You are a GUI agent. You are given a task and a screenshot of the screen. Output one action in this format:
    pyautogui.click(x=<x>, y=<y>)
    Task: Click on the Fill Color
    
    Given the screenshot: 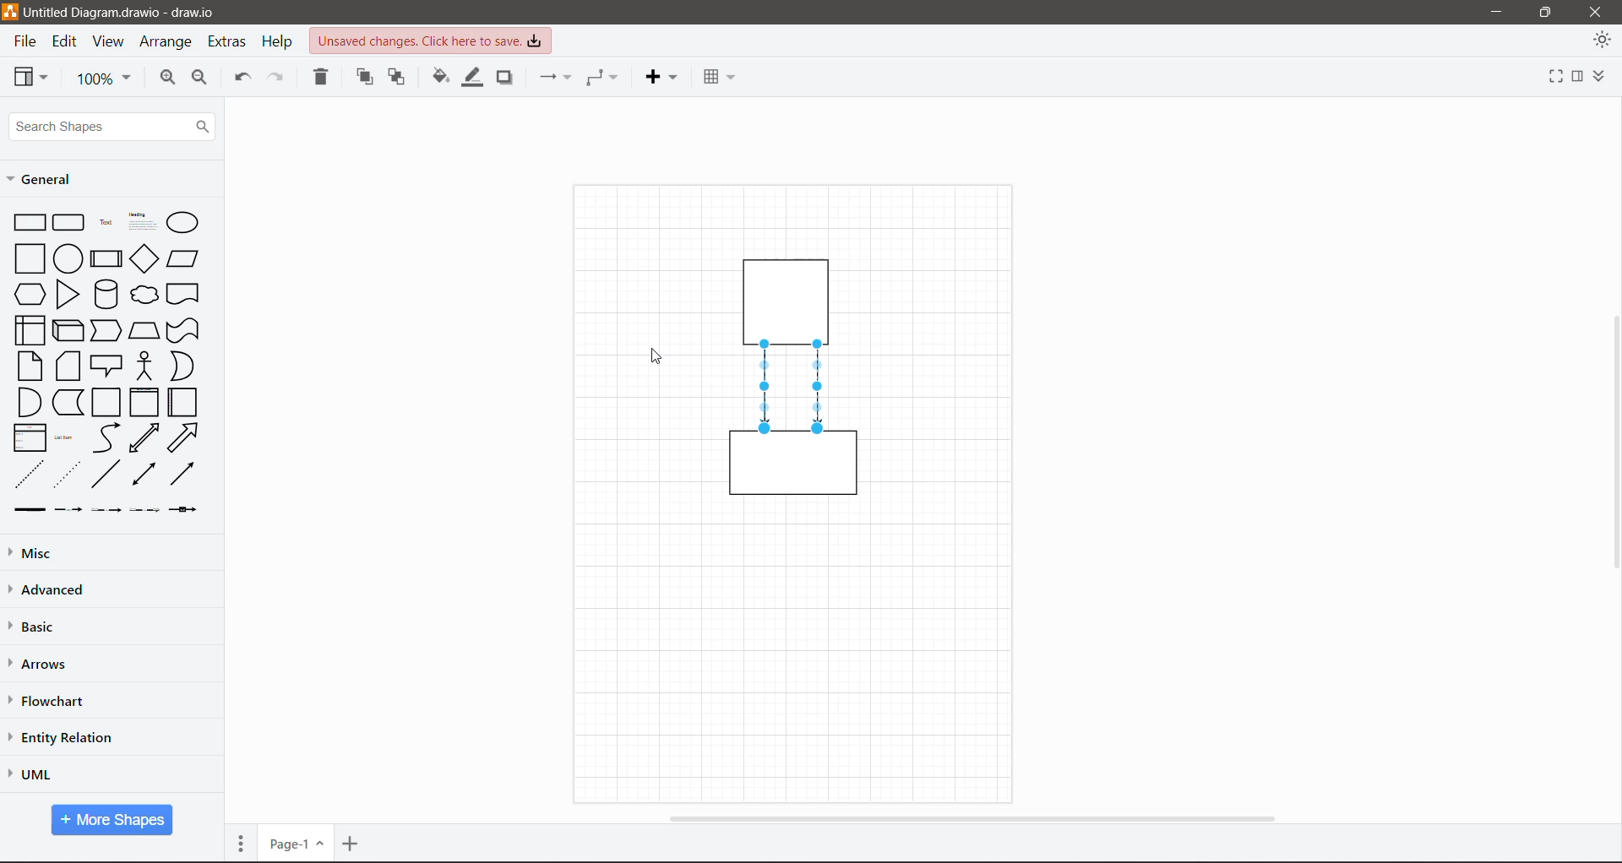 What is the action you would take?
    pyautogui.click(x=438, y=78)
    